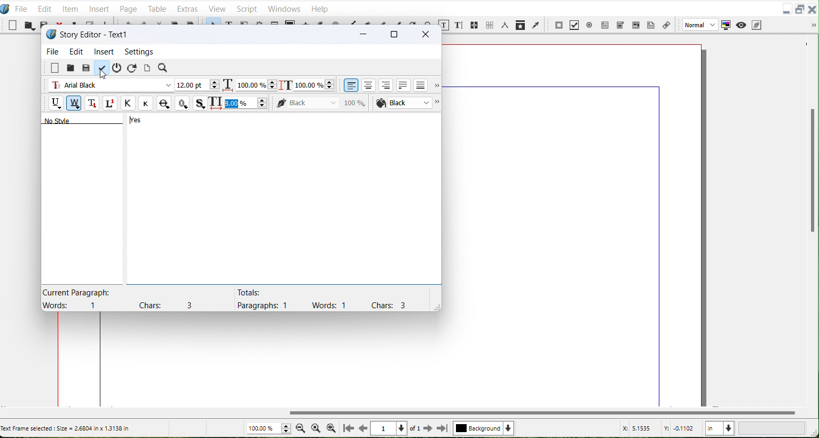  Describe the element at coordinates (128, 8) in the screenshot. I see `Page` at that location.